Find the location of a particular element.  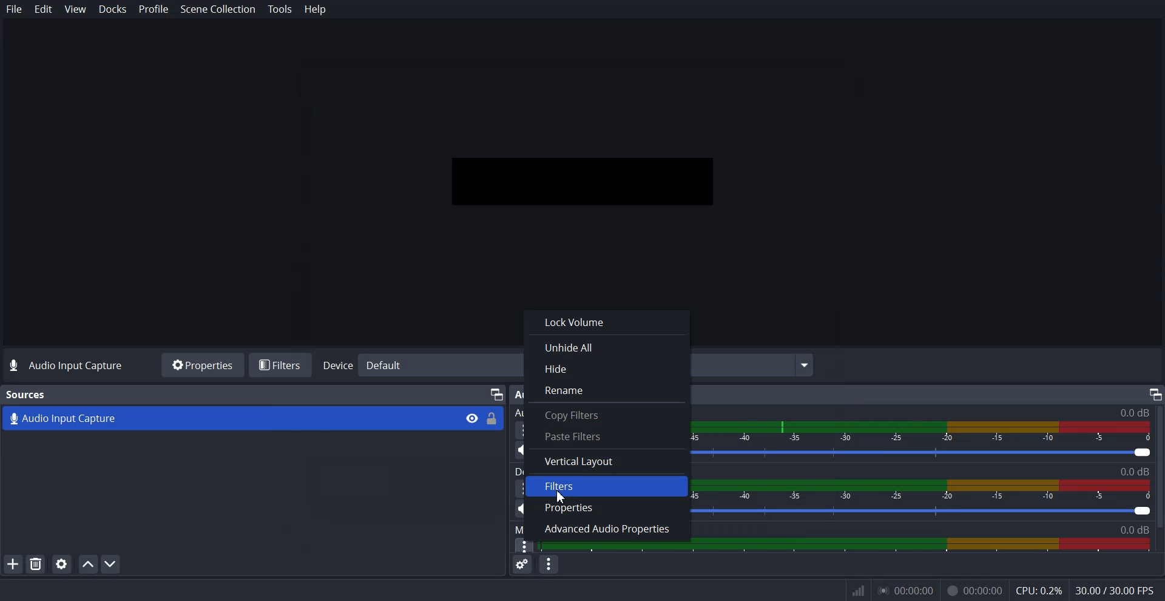

Open source properties is located at coordinates (61, 564).